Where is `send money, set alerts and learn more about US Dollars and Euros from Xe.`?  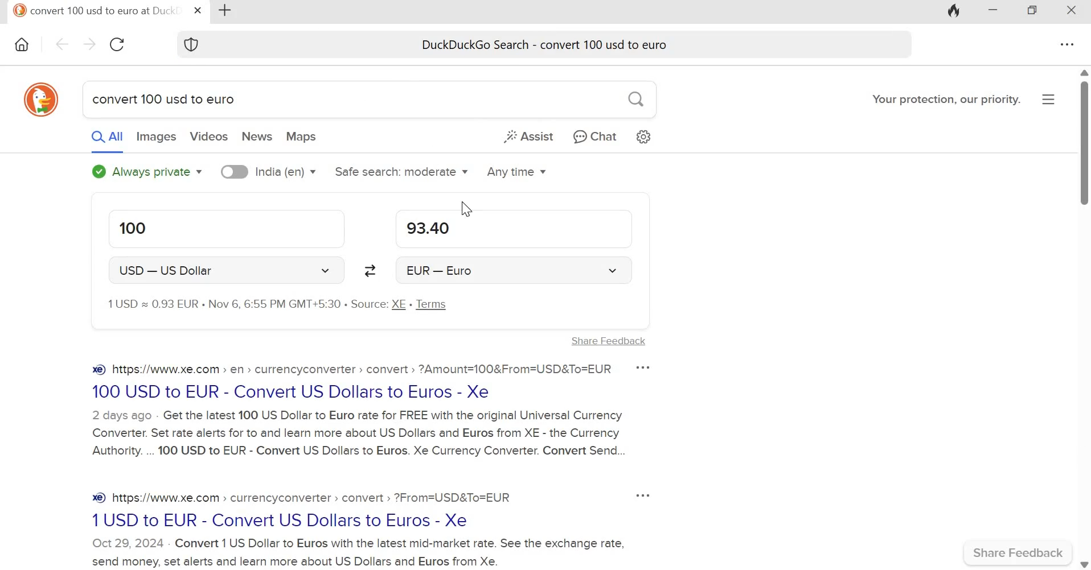 send money, set alerts and learn more about US Dollars and Euros from Xe. is located at coordinates (297, 561).